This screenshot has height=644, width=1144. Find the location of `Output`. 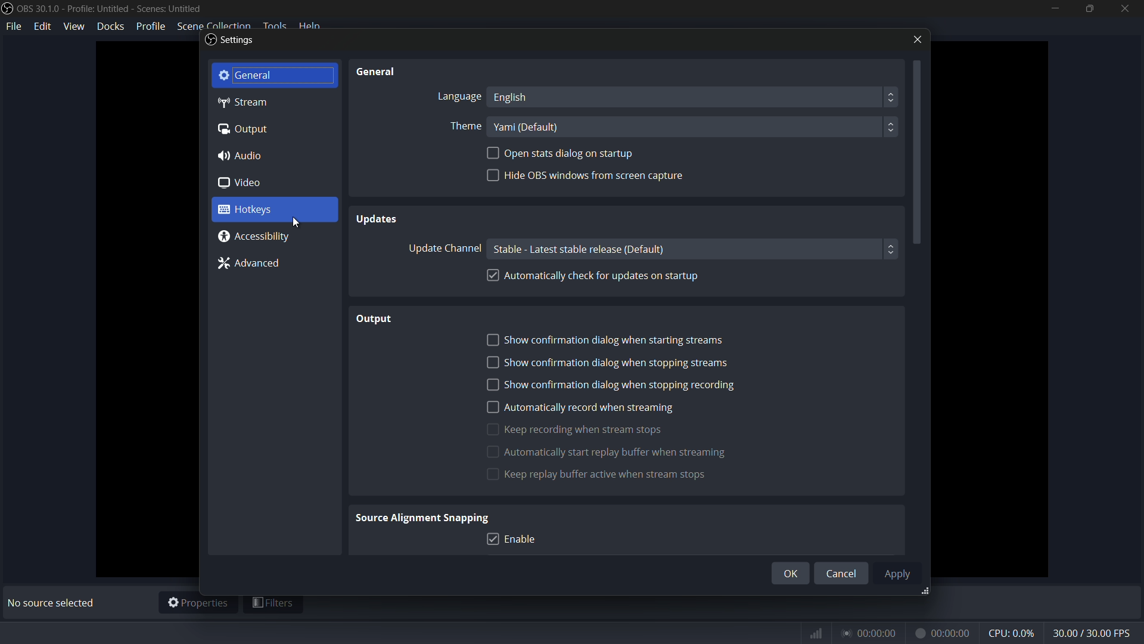

Output is located at coordinates (377, 318).